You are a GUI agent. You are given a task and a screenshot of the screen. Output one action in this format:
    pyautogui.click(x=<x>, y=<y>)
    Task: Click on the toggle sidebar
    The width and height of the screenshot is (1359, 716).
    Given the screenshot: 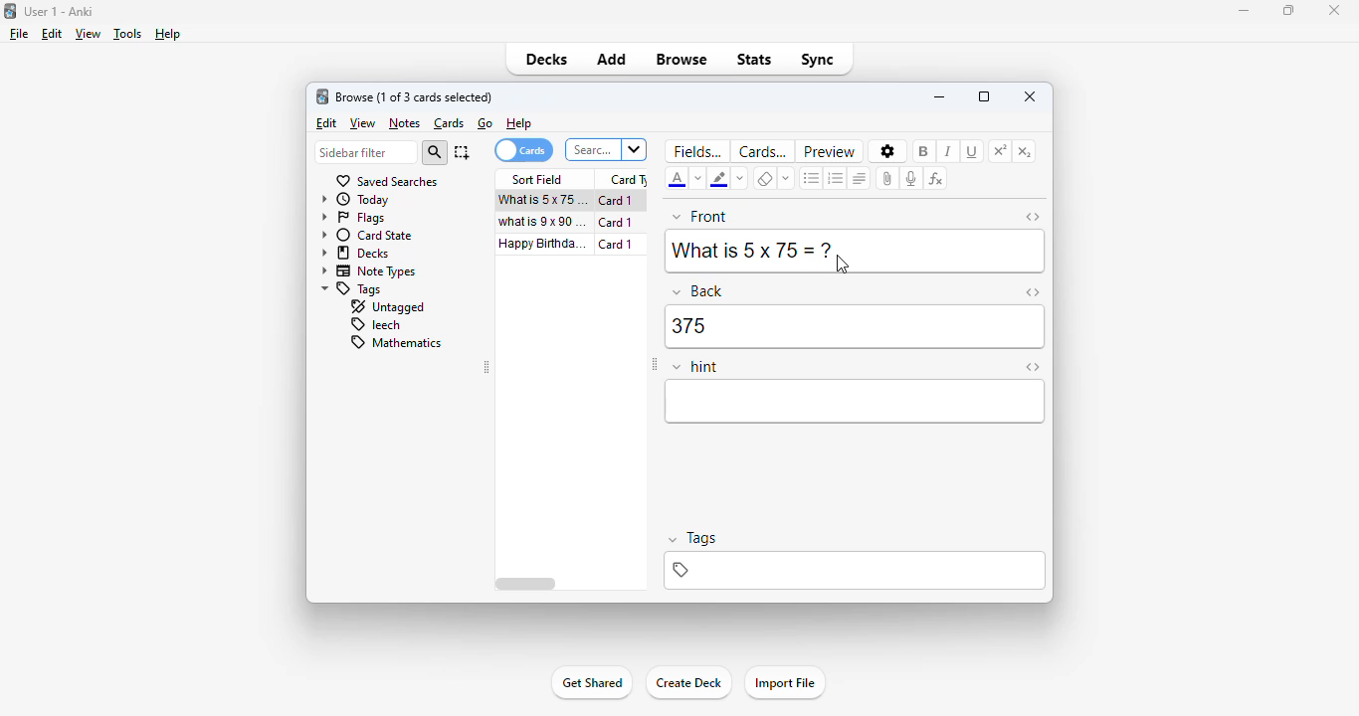 What is the action you would take?
    pyautogui.click(x=485, y=366)
    